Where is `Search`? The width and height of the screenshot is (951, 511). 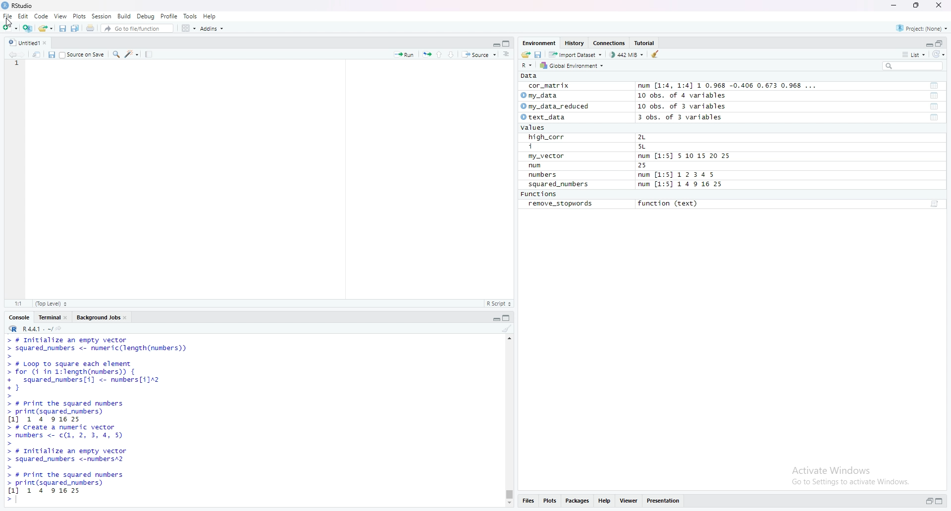
Search is located at coordinates (115, 55).